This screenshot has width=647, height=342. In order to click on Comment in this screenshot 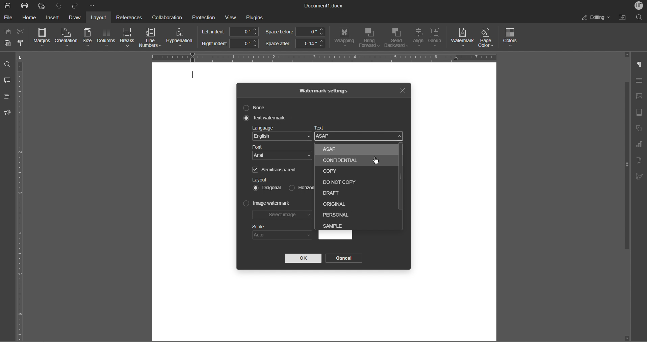, I will do `click(7, 81)`.